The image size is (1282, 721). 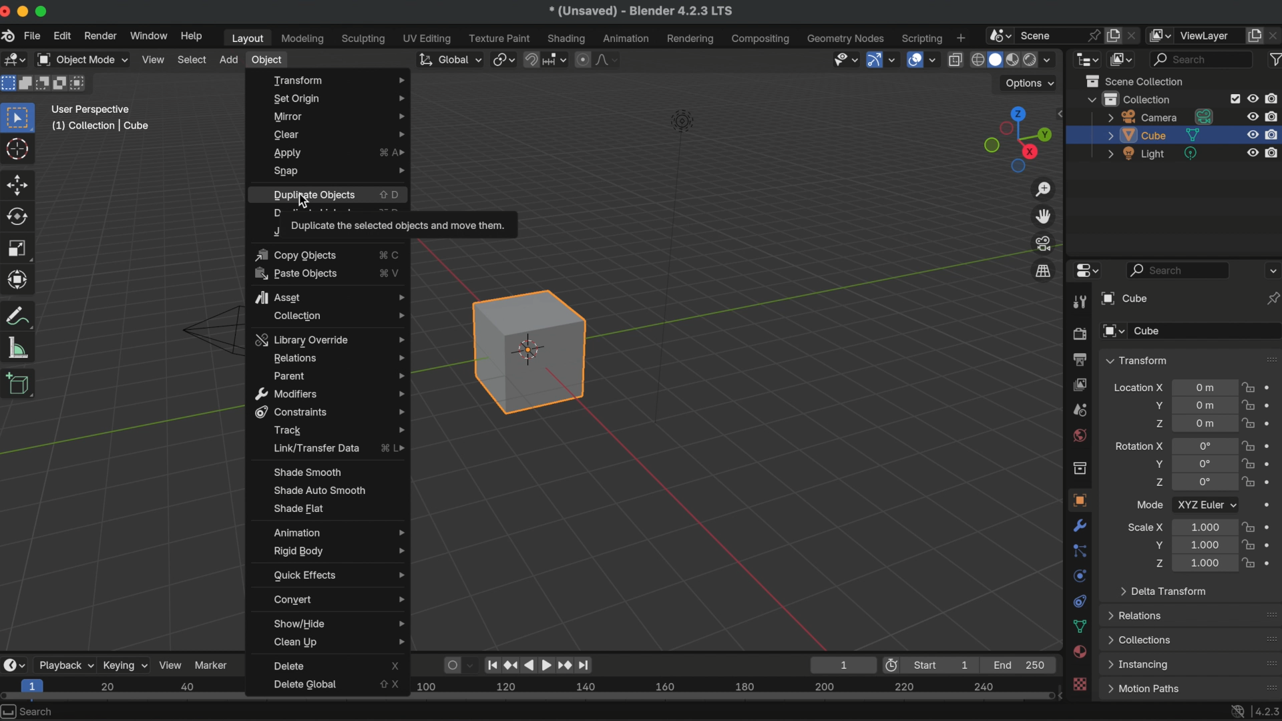 I want to click on animate property, so click(x=1273, y=482).